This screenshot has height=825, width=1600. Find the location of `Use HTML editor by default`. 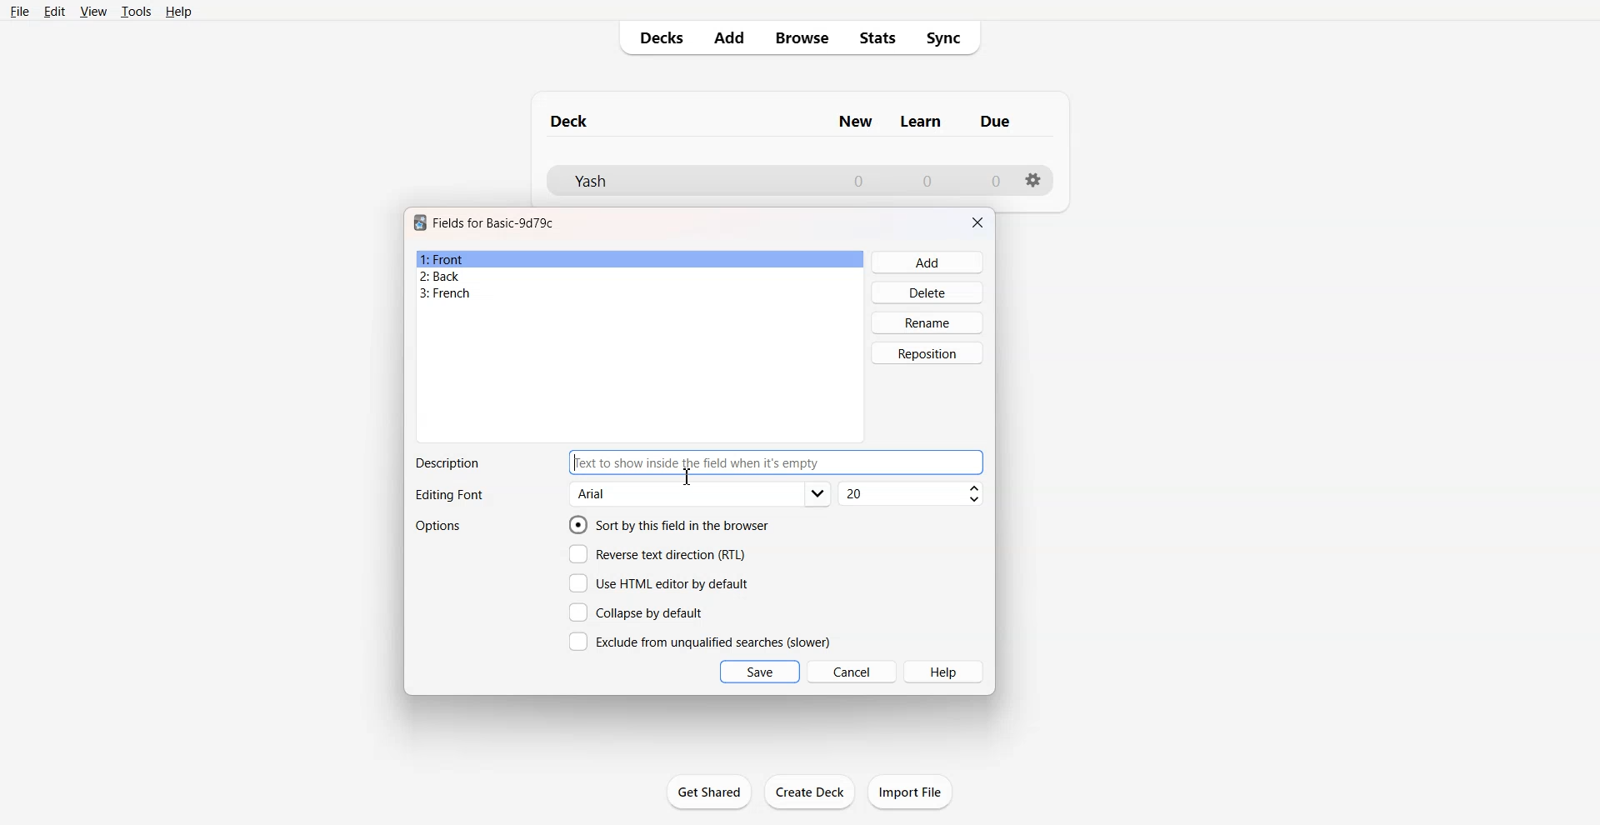

Use HTML editor by default is located at coordinates (658, 583).